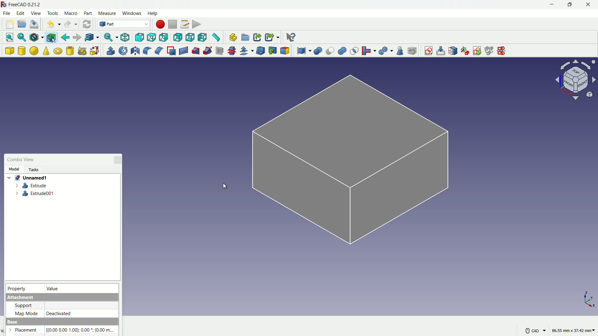 This screenshot has height=336, width=598. Describe the element at coordinates (124, 50) in the screenshot. I see `rotate` at that location.